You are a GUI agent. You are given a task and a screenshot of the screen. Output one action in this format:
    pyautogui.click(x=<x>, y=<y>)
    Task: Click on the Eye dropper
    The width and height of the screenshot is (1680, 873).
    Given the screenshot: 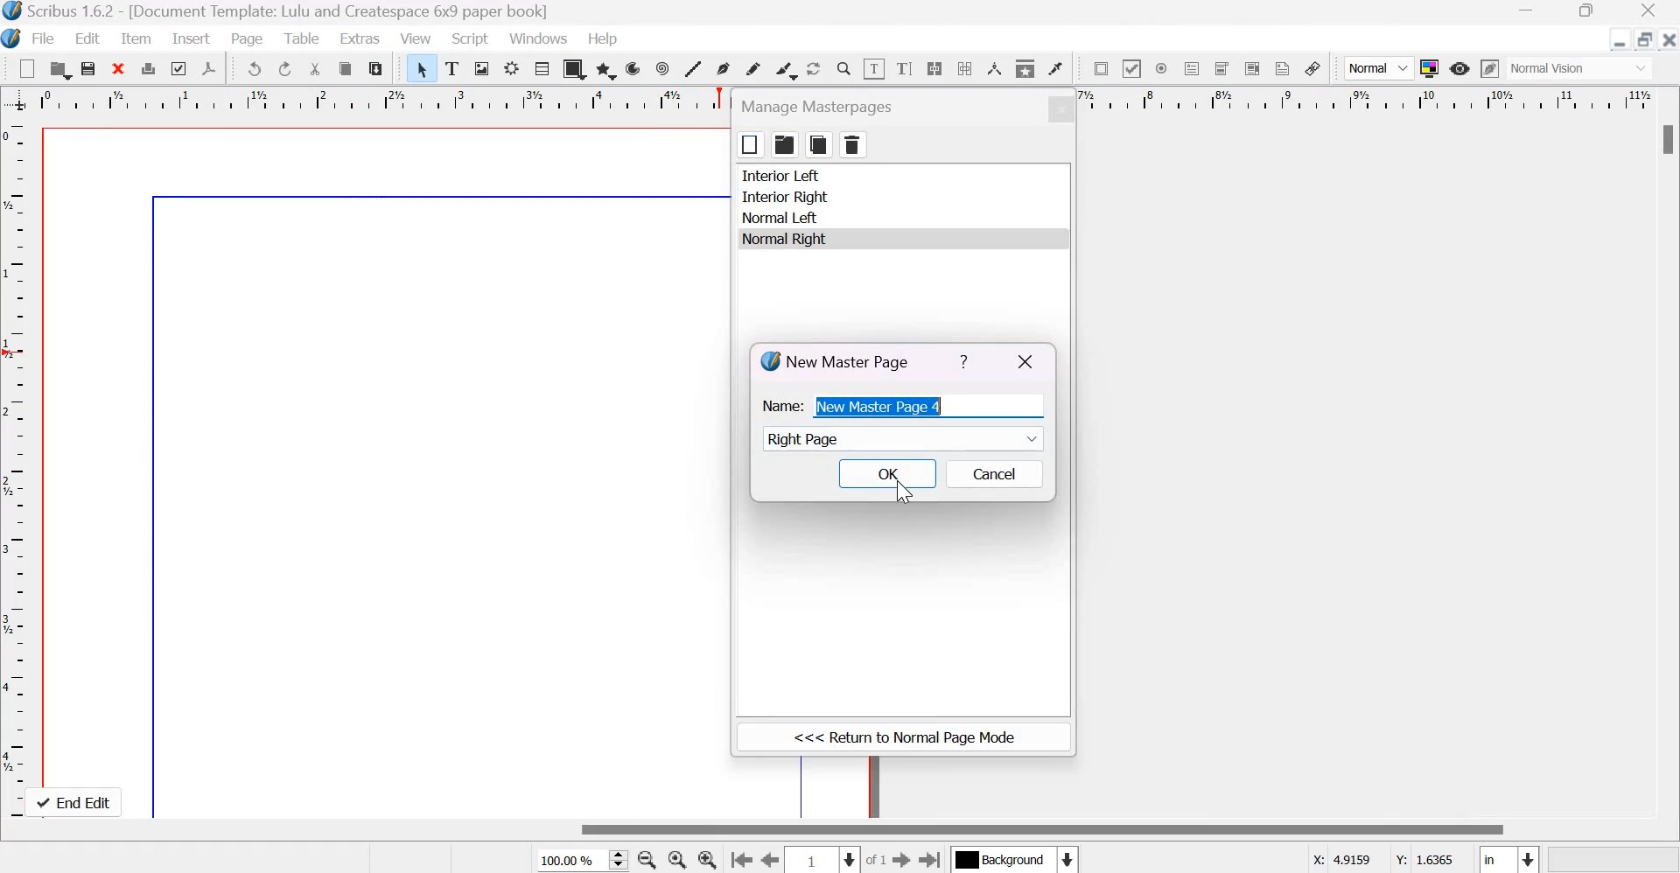 What is the action you would take?
    pyautogui.click(x=1054, y=69)
    